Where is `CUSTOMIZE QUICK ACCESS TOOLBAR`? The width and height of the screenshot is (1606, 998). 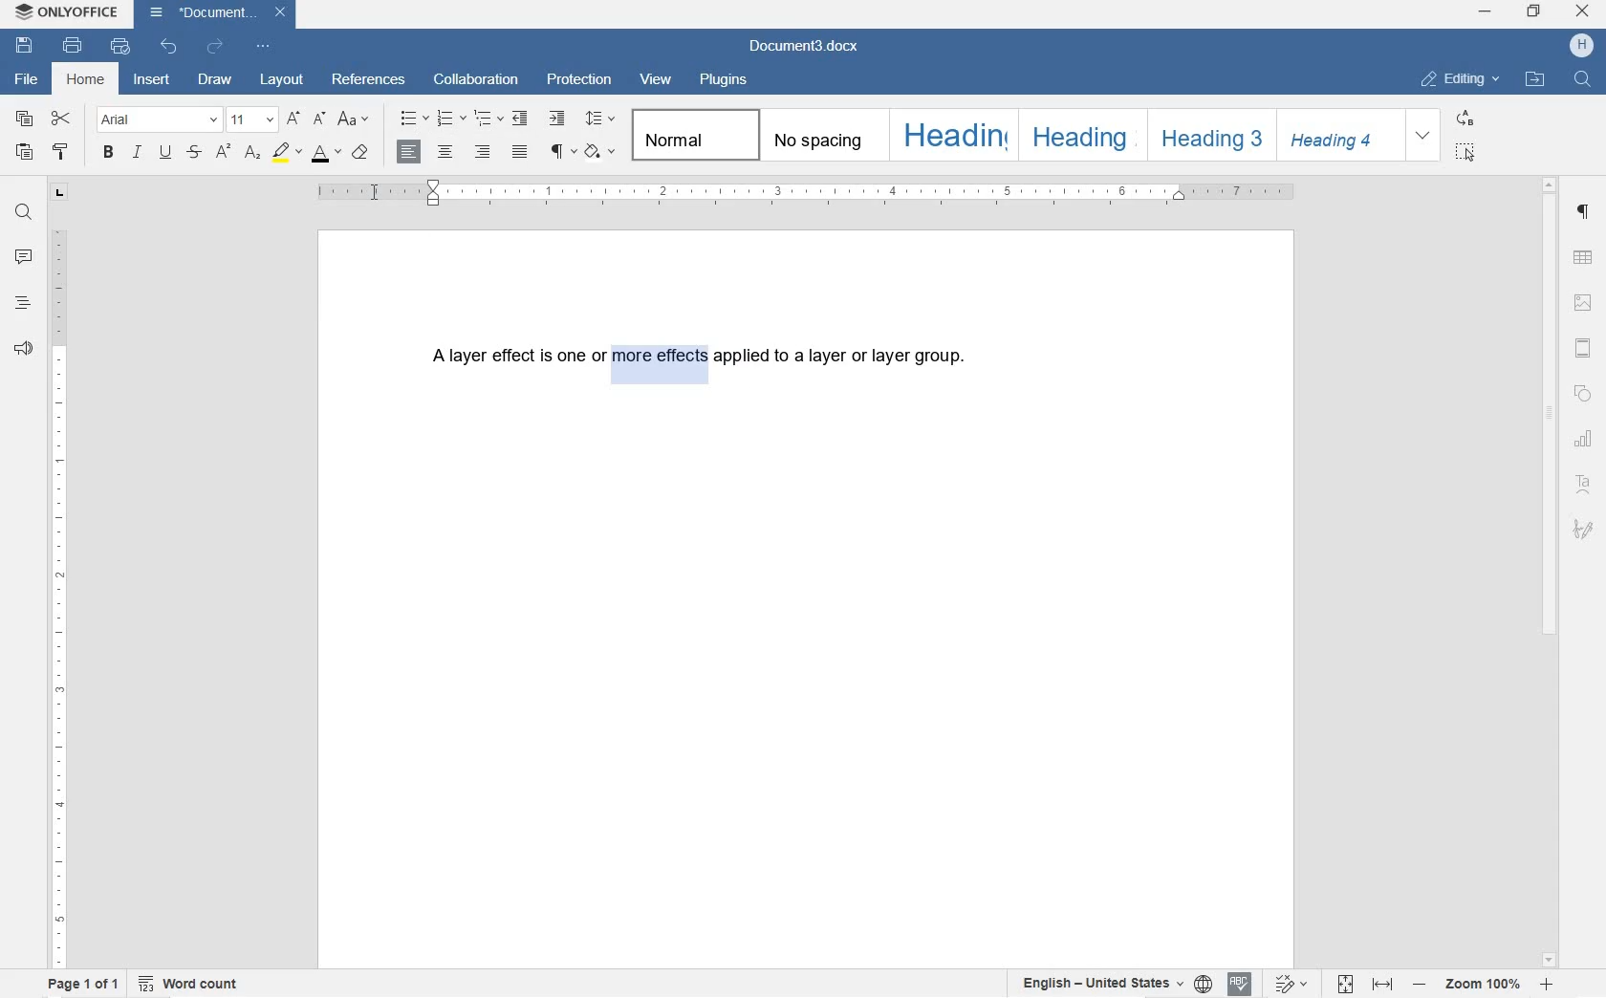 CUSTOMIZE QUICK ACCESS TOOLBAR is located at coordinates (264, 49).